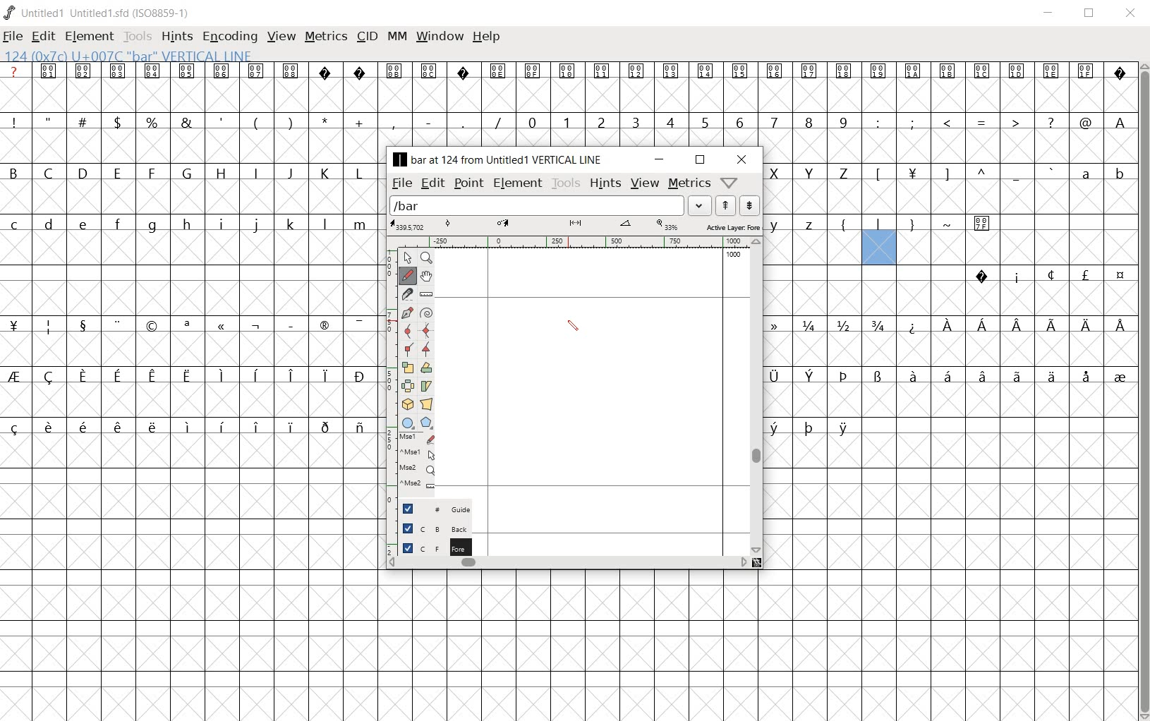 The image size is (1150, 721). I want to click on load word list, so click(538, 205).